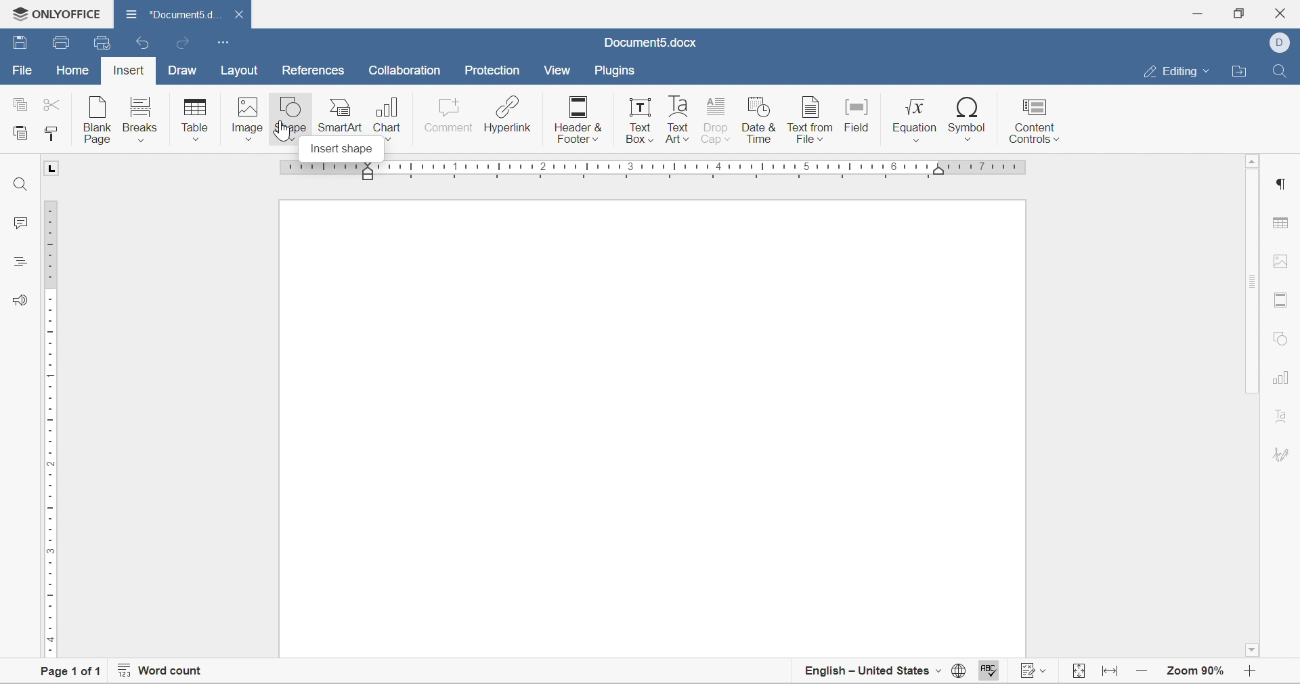 The width and height of the screenshot is (1300, 684). What do you see at coordinates (387, 114) in the screenshot?
I see `chart` at bounding box center [387, 114].